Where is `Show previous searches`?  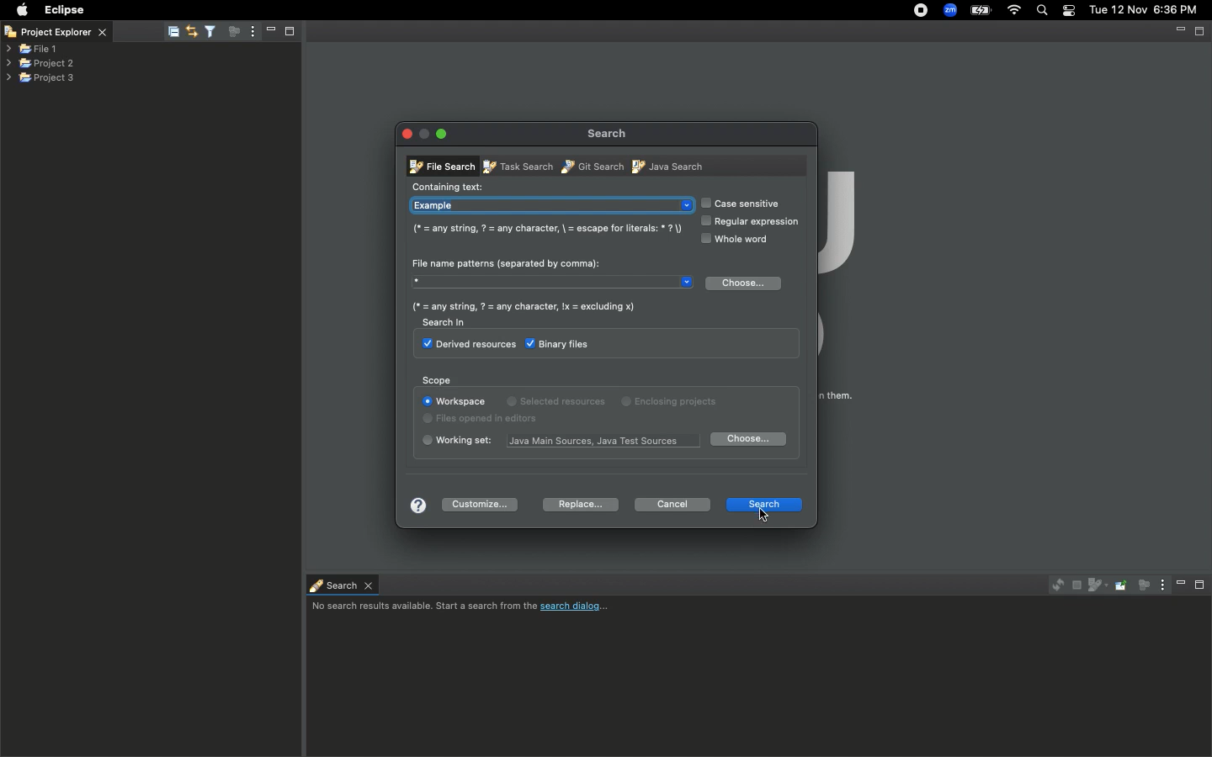 Show previous searches is located at coordinates (1096, 585).